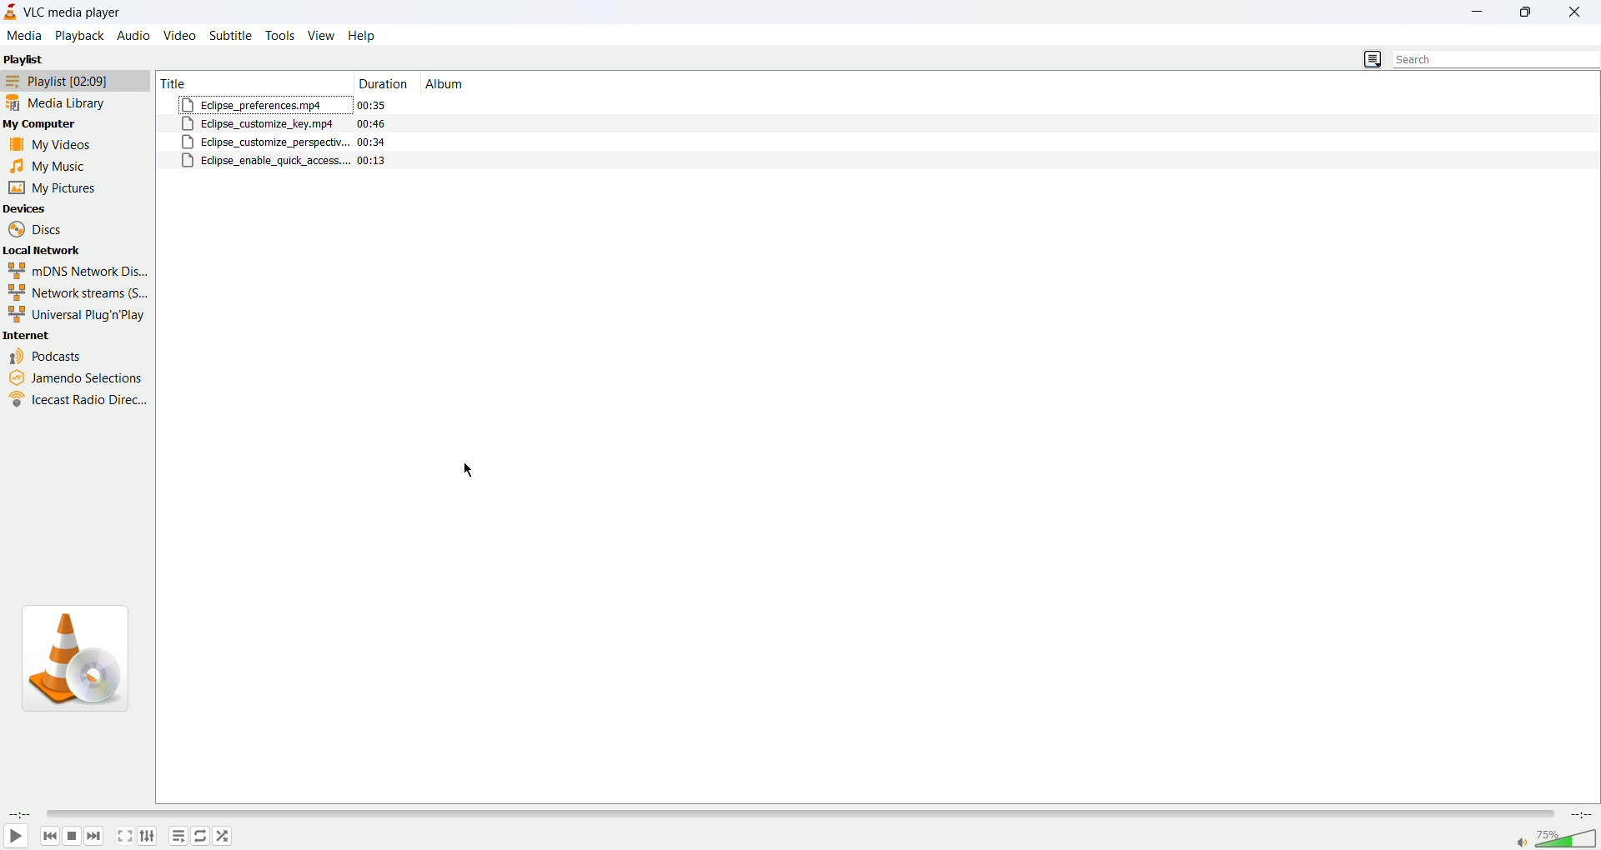 The image size is (1601, 850). I want to click on cursor, so click(469, 470).